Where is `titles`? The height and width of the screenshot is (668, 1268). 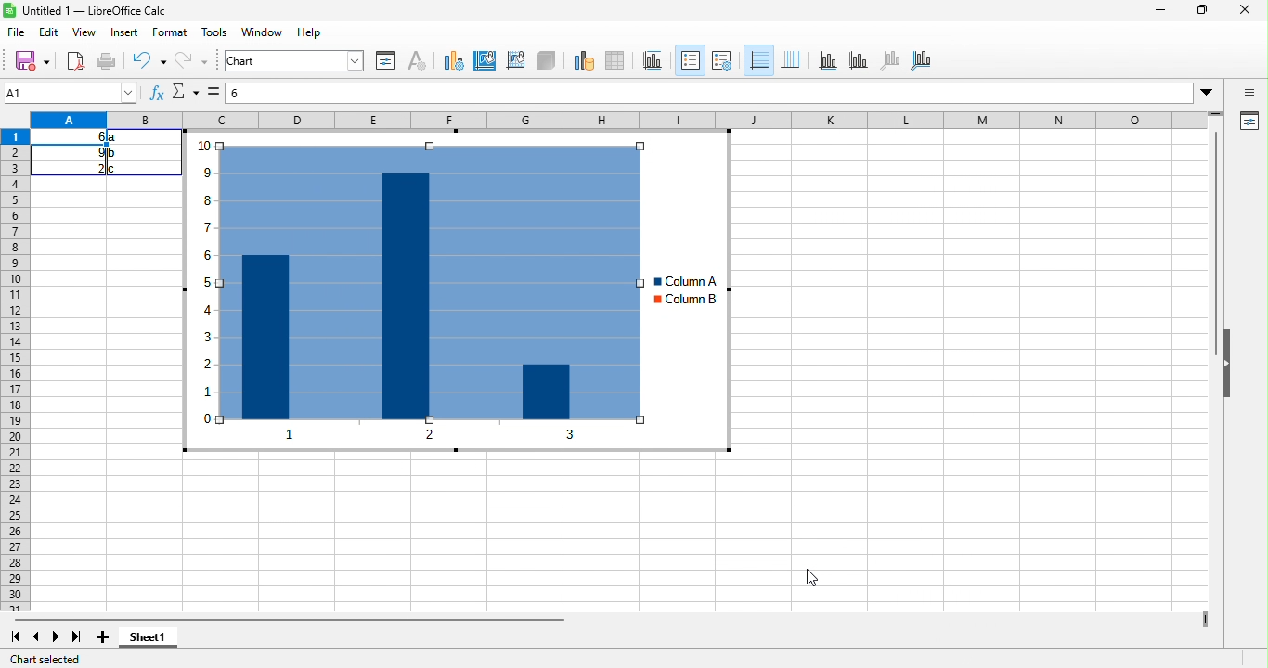 titles is located at coordinates (650, 60).